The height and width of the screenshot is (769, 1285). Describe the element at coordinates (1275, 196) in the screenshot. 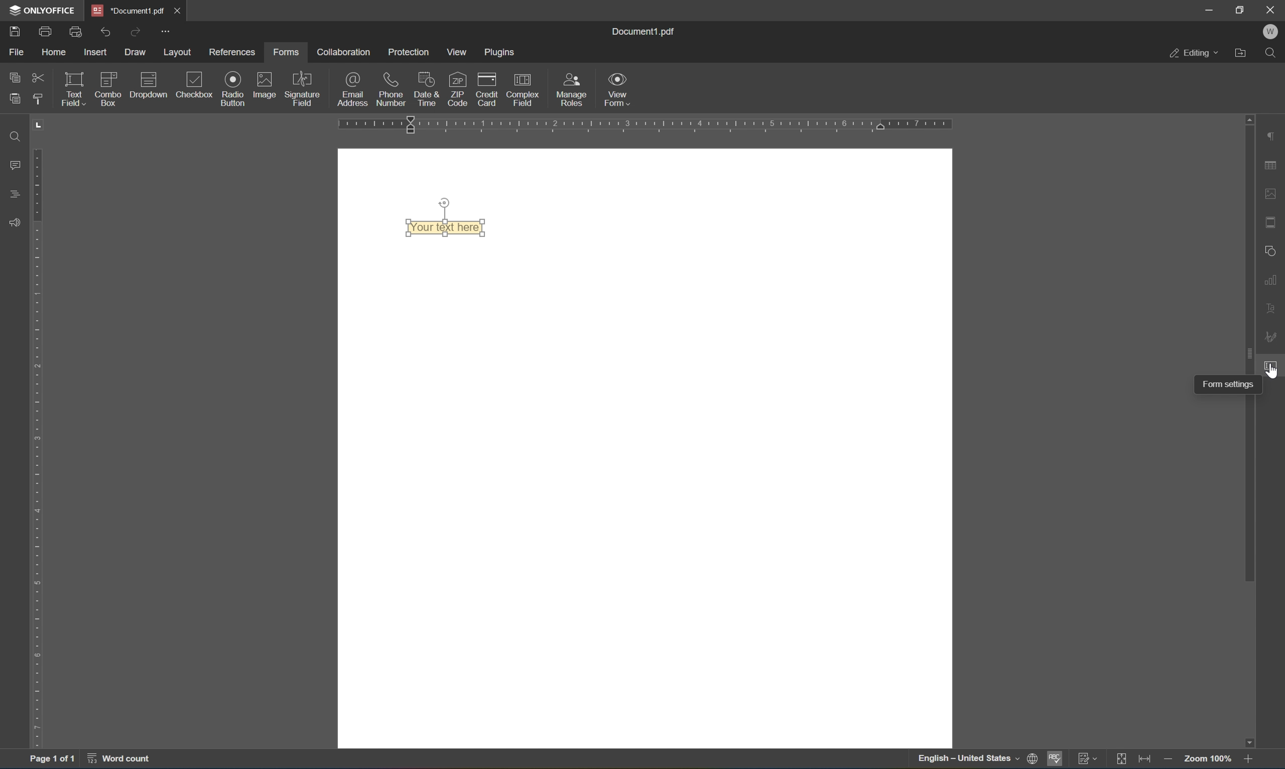

I see `image settings` at that location.